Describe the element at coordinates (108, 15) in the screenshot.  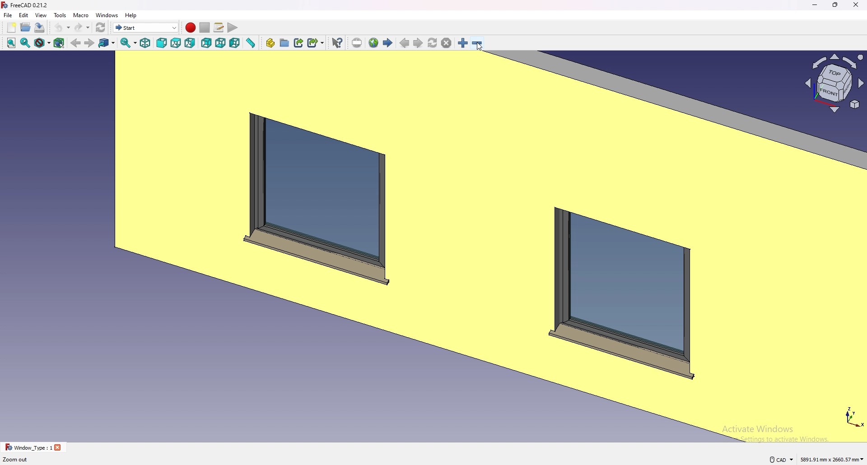
I see `windows` at that location.